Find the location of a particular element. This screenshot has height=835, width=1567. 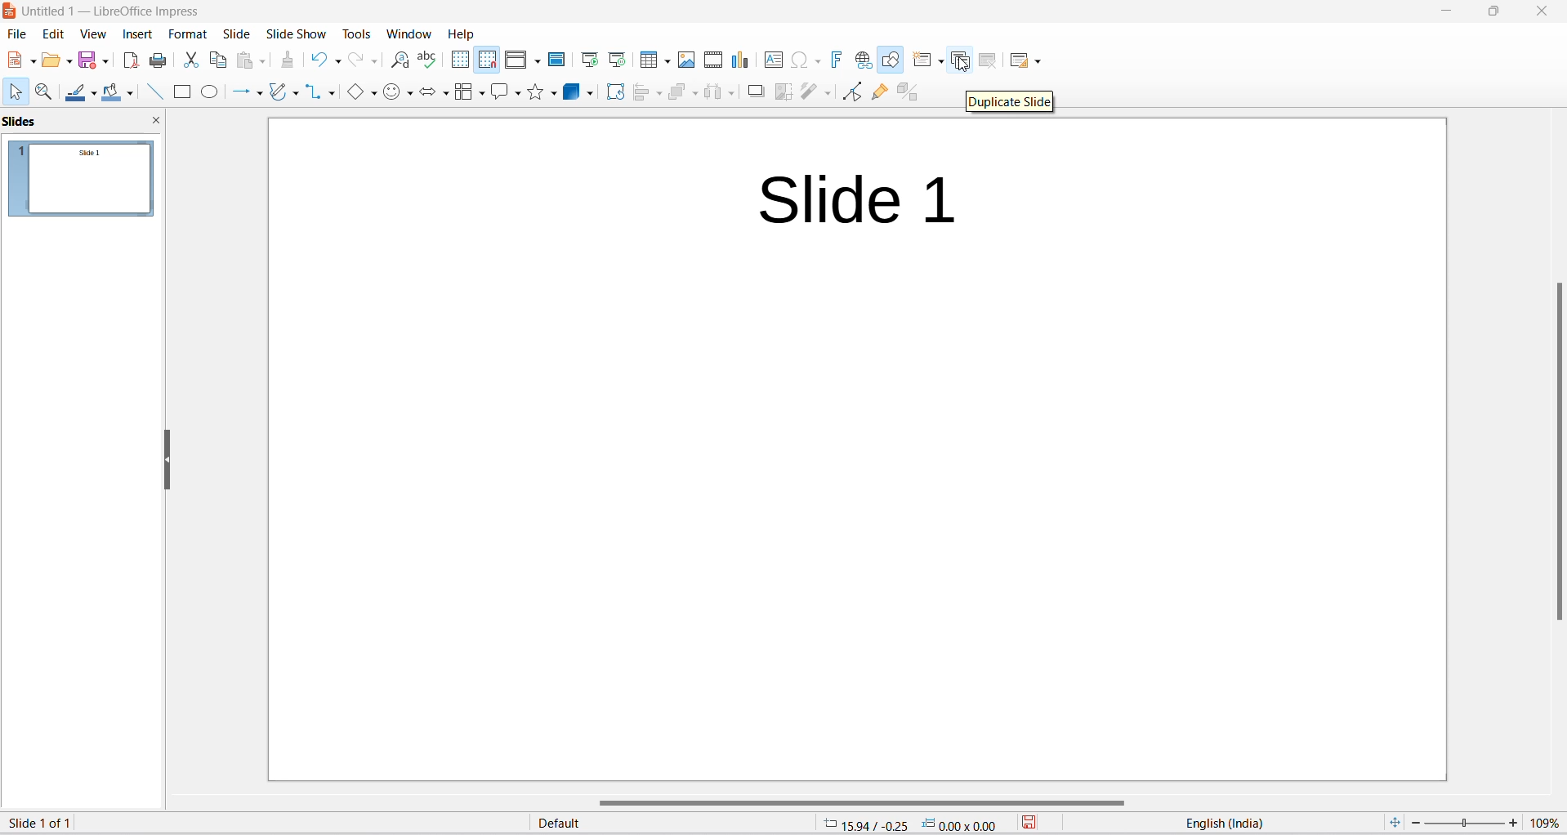

start from current slide is located at coordinates (617, 60).